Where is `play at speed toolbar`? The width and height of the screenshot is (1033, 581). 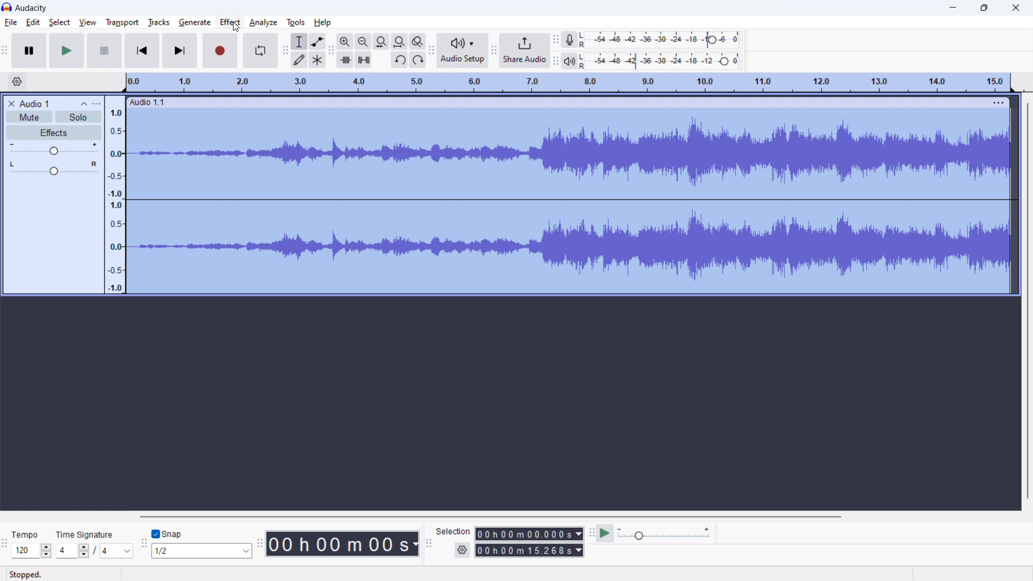
play at speed toolbar is located at coordinates (591, 533).